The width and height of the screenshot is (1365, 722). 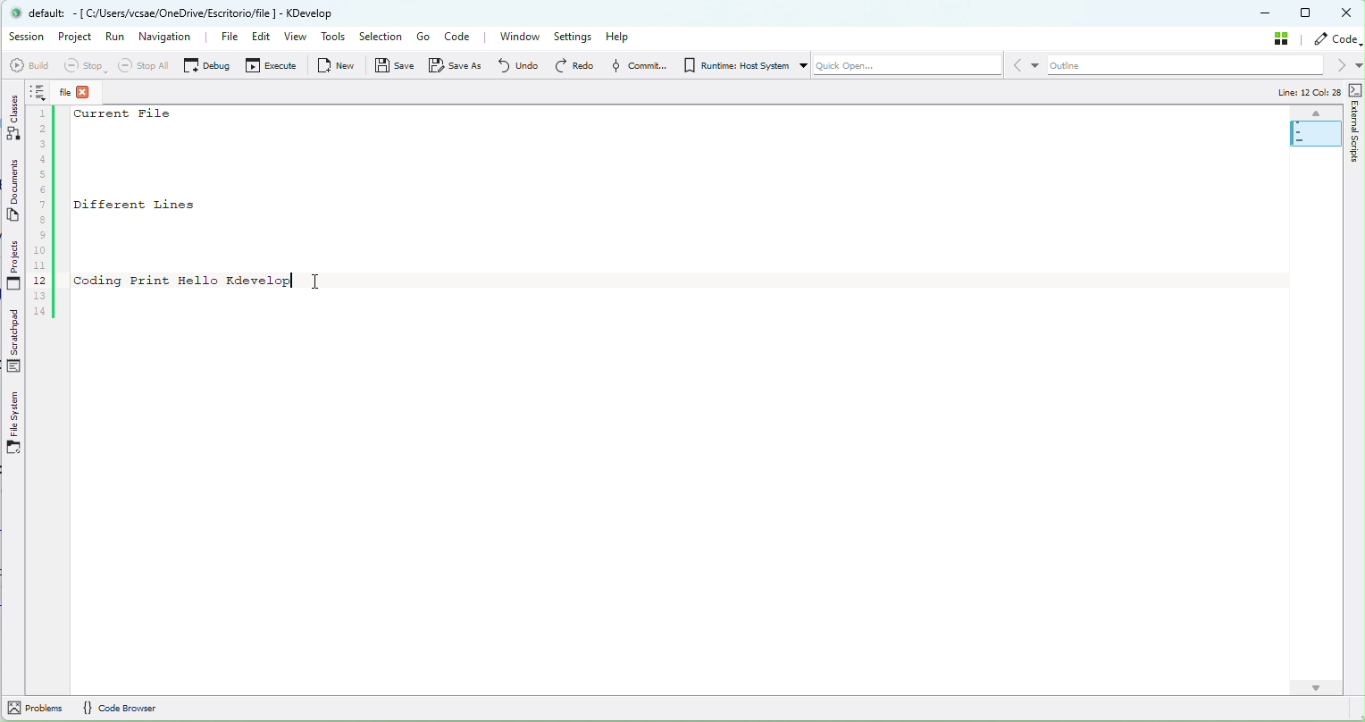 I want to click on Window, so click(x=519, y=37).